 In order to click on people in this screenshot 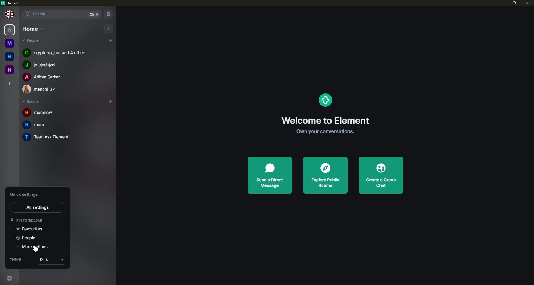, I will do `click(44, 77)`.